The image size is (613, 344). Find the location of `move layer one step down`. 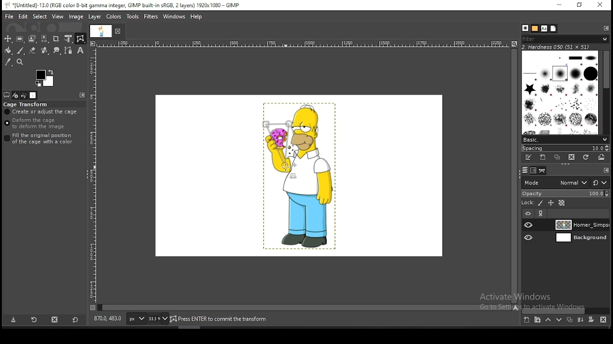

move layer one step down is located at coordinates (559, 321).